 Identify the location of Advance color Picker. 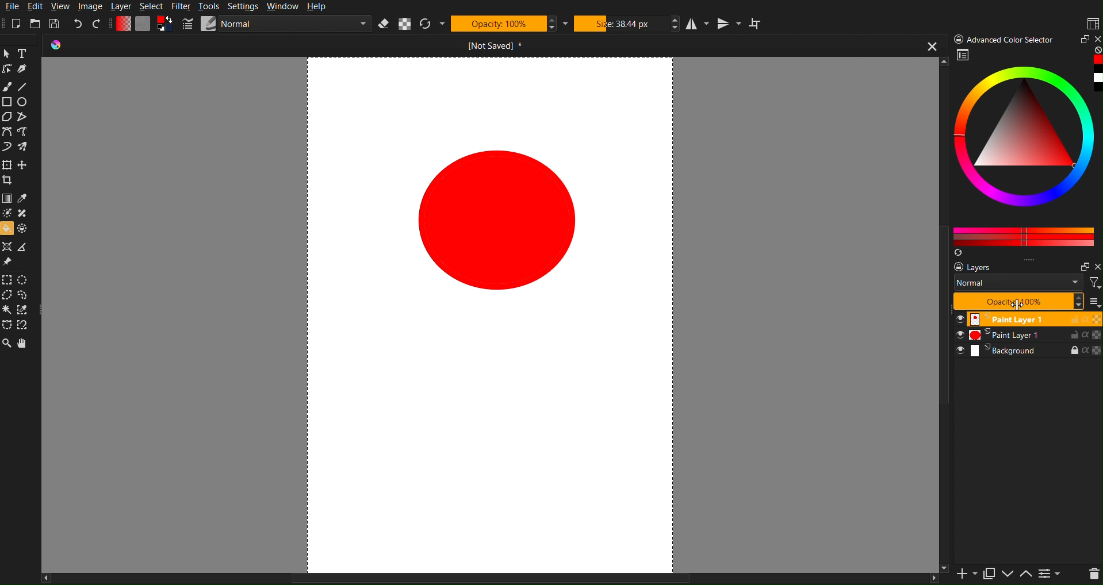
(1005, 39).